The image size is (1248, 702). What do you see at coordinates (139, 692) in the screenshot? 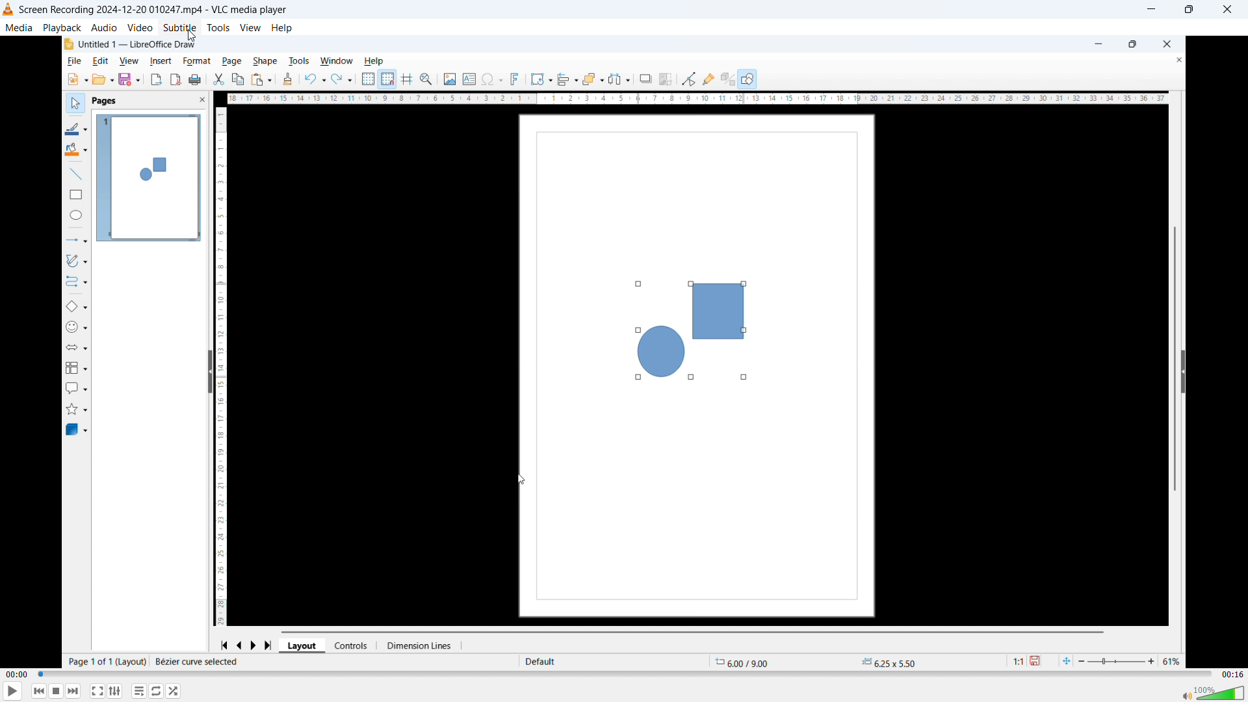
I see `Toggle playlist ` at bounding box center [139, 692].